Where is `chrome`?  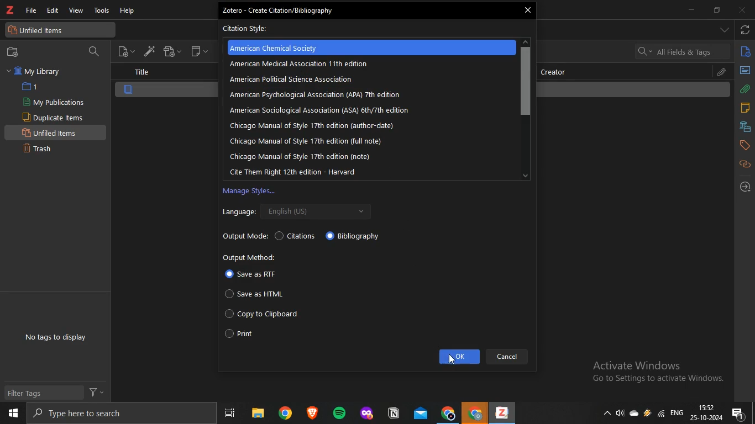 chrome is located at coordinates (449, 412).